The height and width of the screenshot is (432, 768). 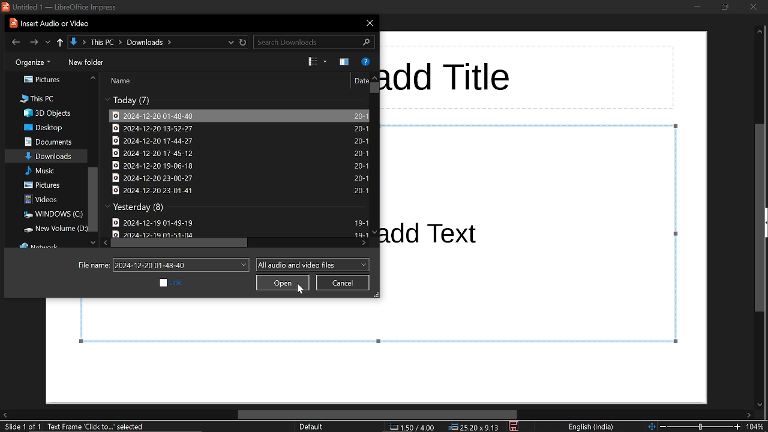 What do you see at coordinates (374, 89) in the screenshot?
I see `vertical scrollbars in files` at bounding box center [374, 89].